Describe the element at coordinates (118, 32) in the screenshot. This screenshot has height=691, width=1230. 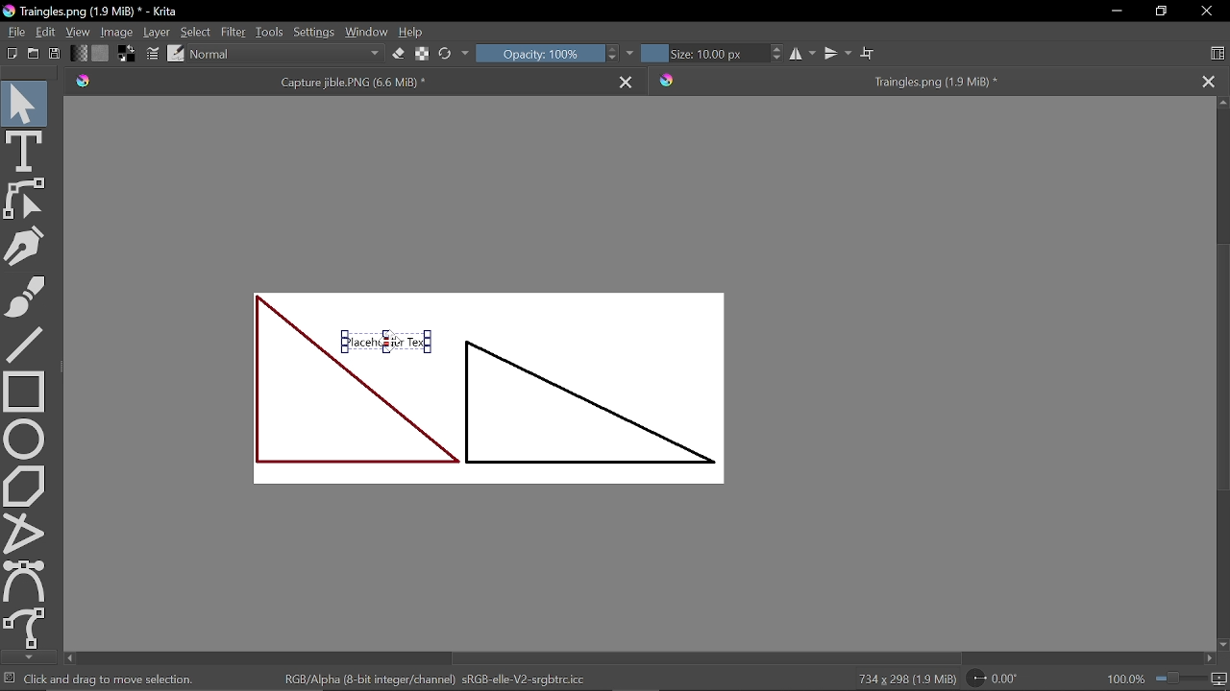
I see `Image` at that location.